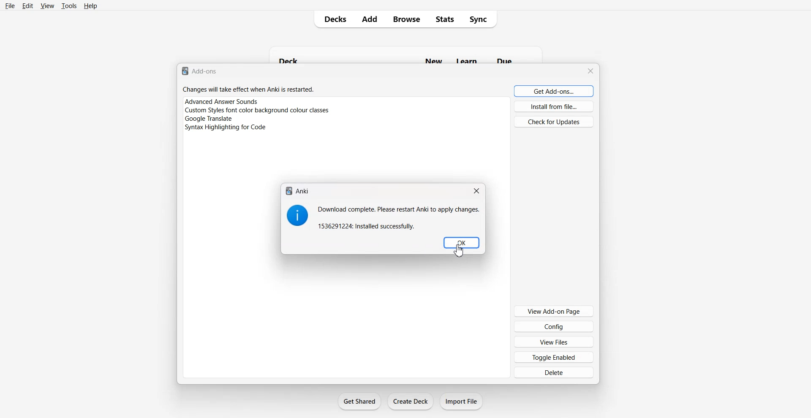  I want to click on due, so click(506, 60).